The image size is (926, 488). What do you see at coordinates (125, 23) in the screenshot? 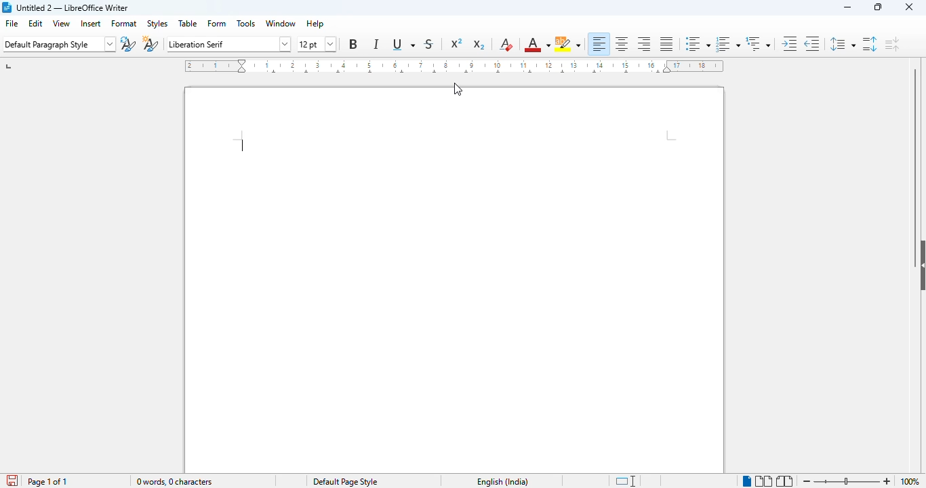
I see `format` at bounding box center [125, 23].